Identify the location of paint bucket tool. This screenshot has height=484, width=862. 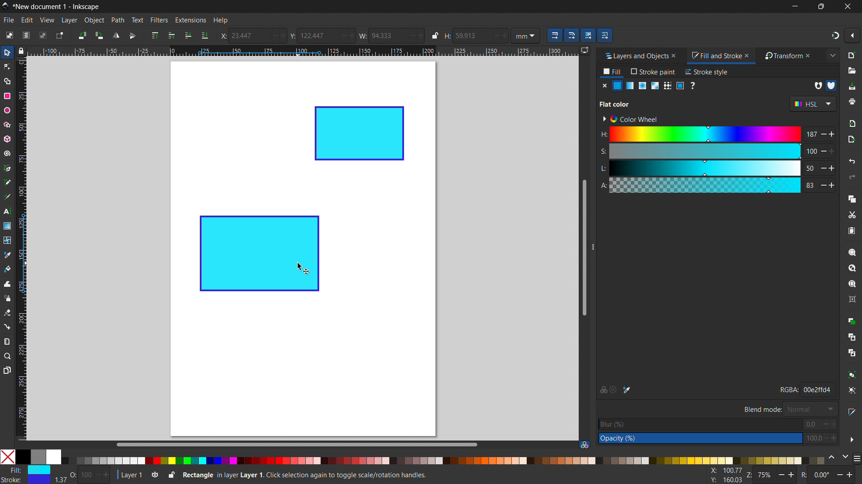
(8, 268).